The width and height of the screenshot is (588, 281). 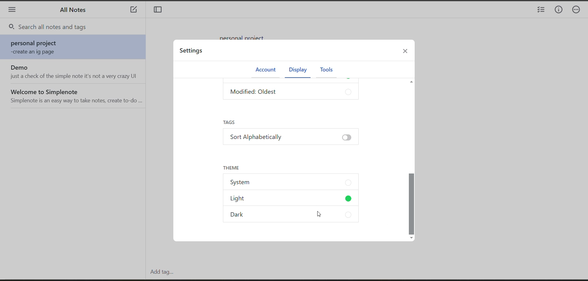 What do you see at coordinates (265, 70) in the screenshot?
I see `account` at bounding box center [265, 70].